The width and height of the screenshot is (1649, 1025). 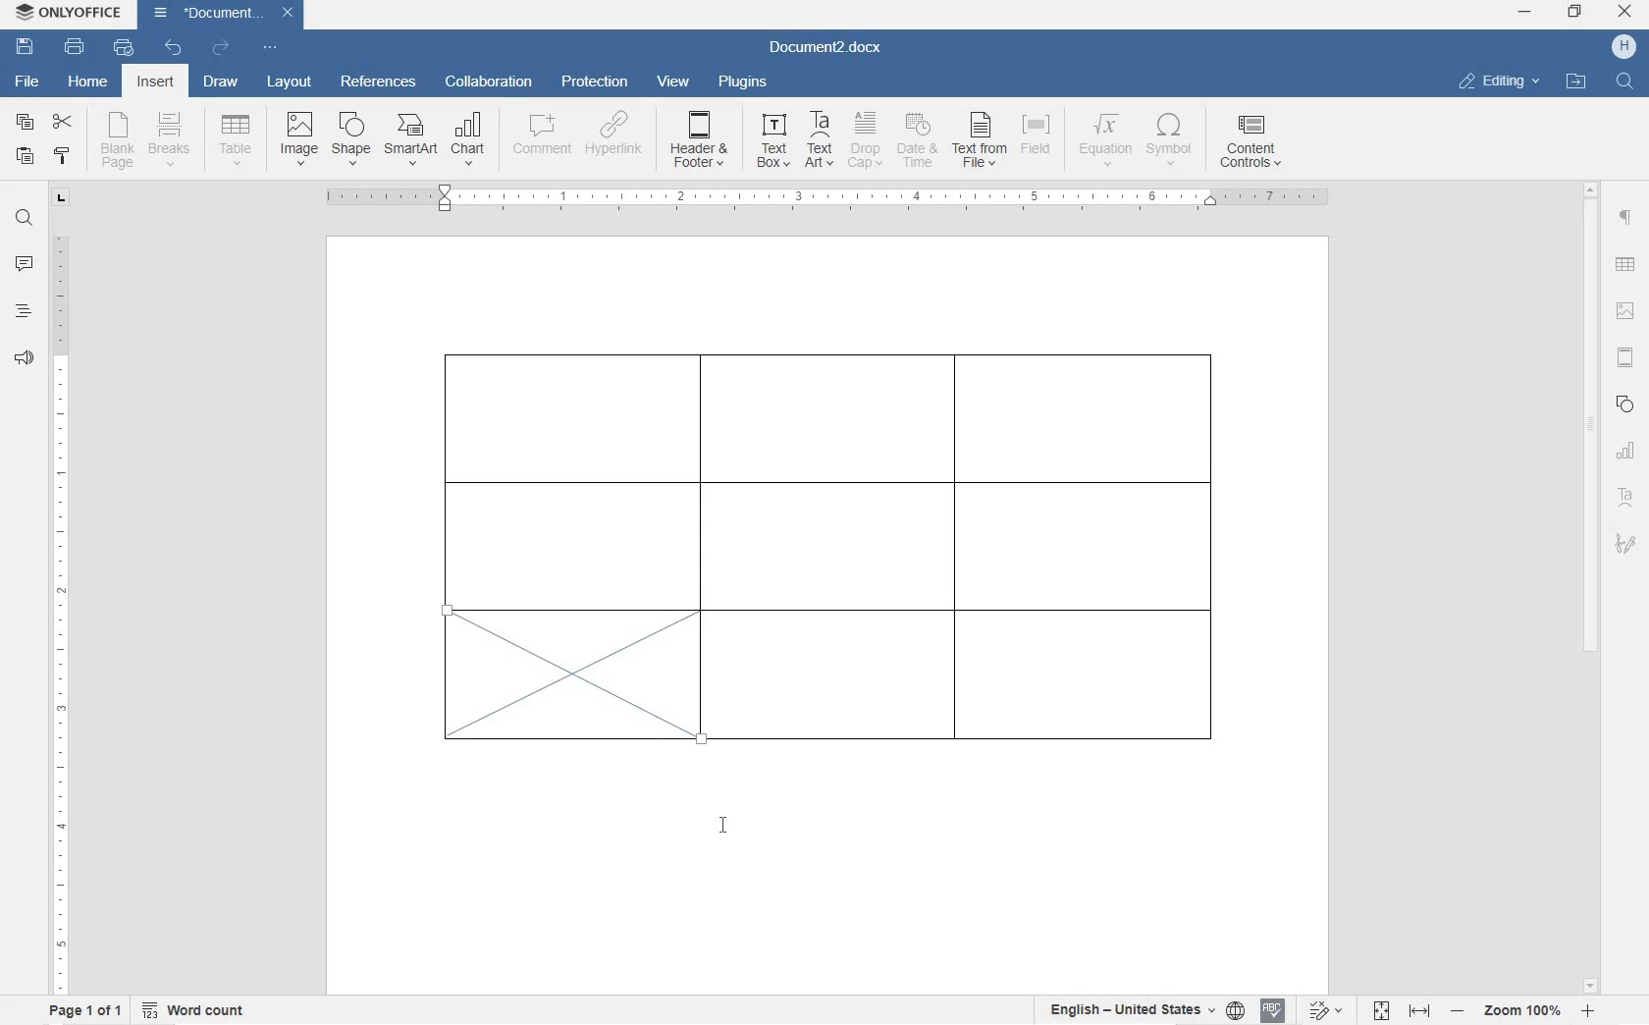 What do you see at coordinates (350, 142) in the screenshot?
I see `INSERT SHAPE` at bounding box center [350, 142].